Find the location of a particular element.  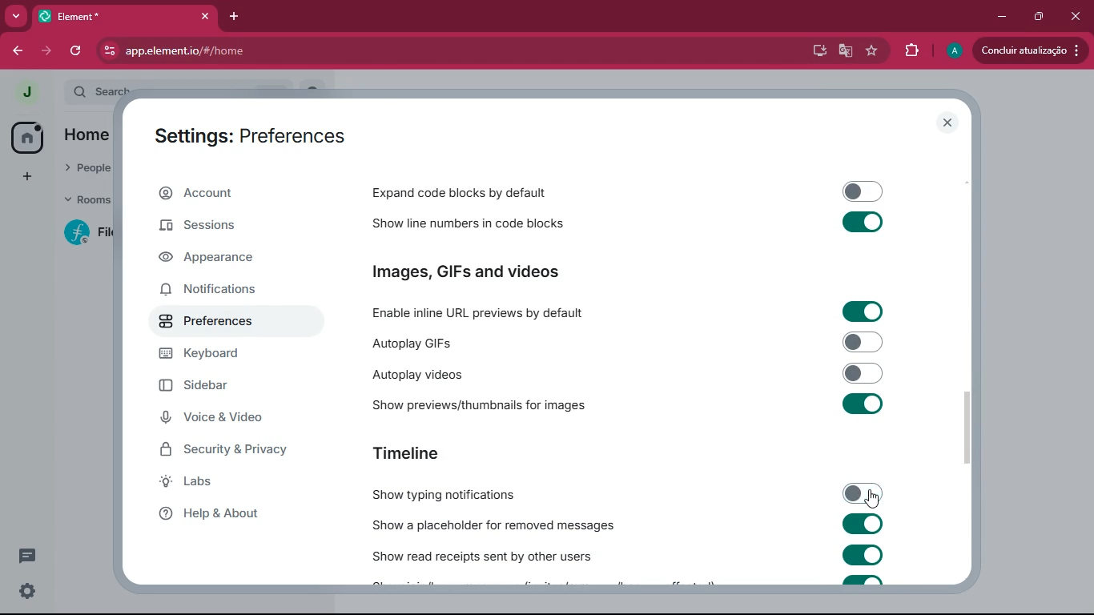

preferences is located at coordinates (222, 323).